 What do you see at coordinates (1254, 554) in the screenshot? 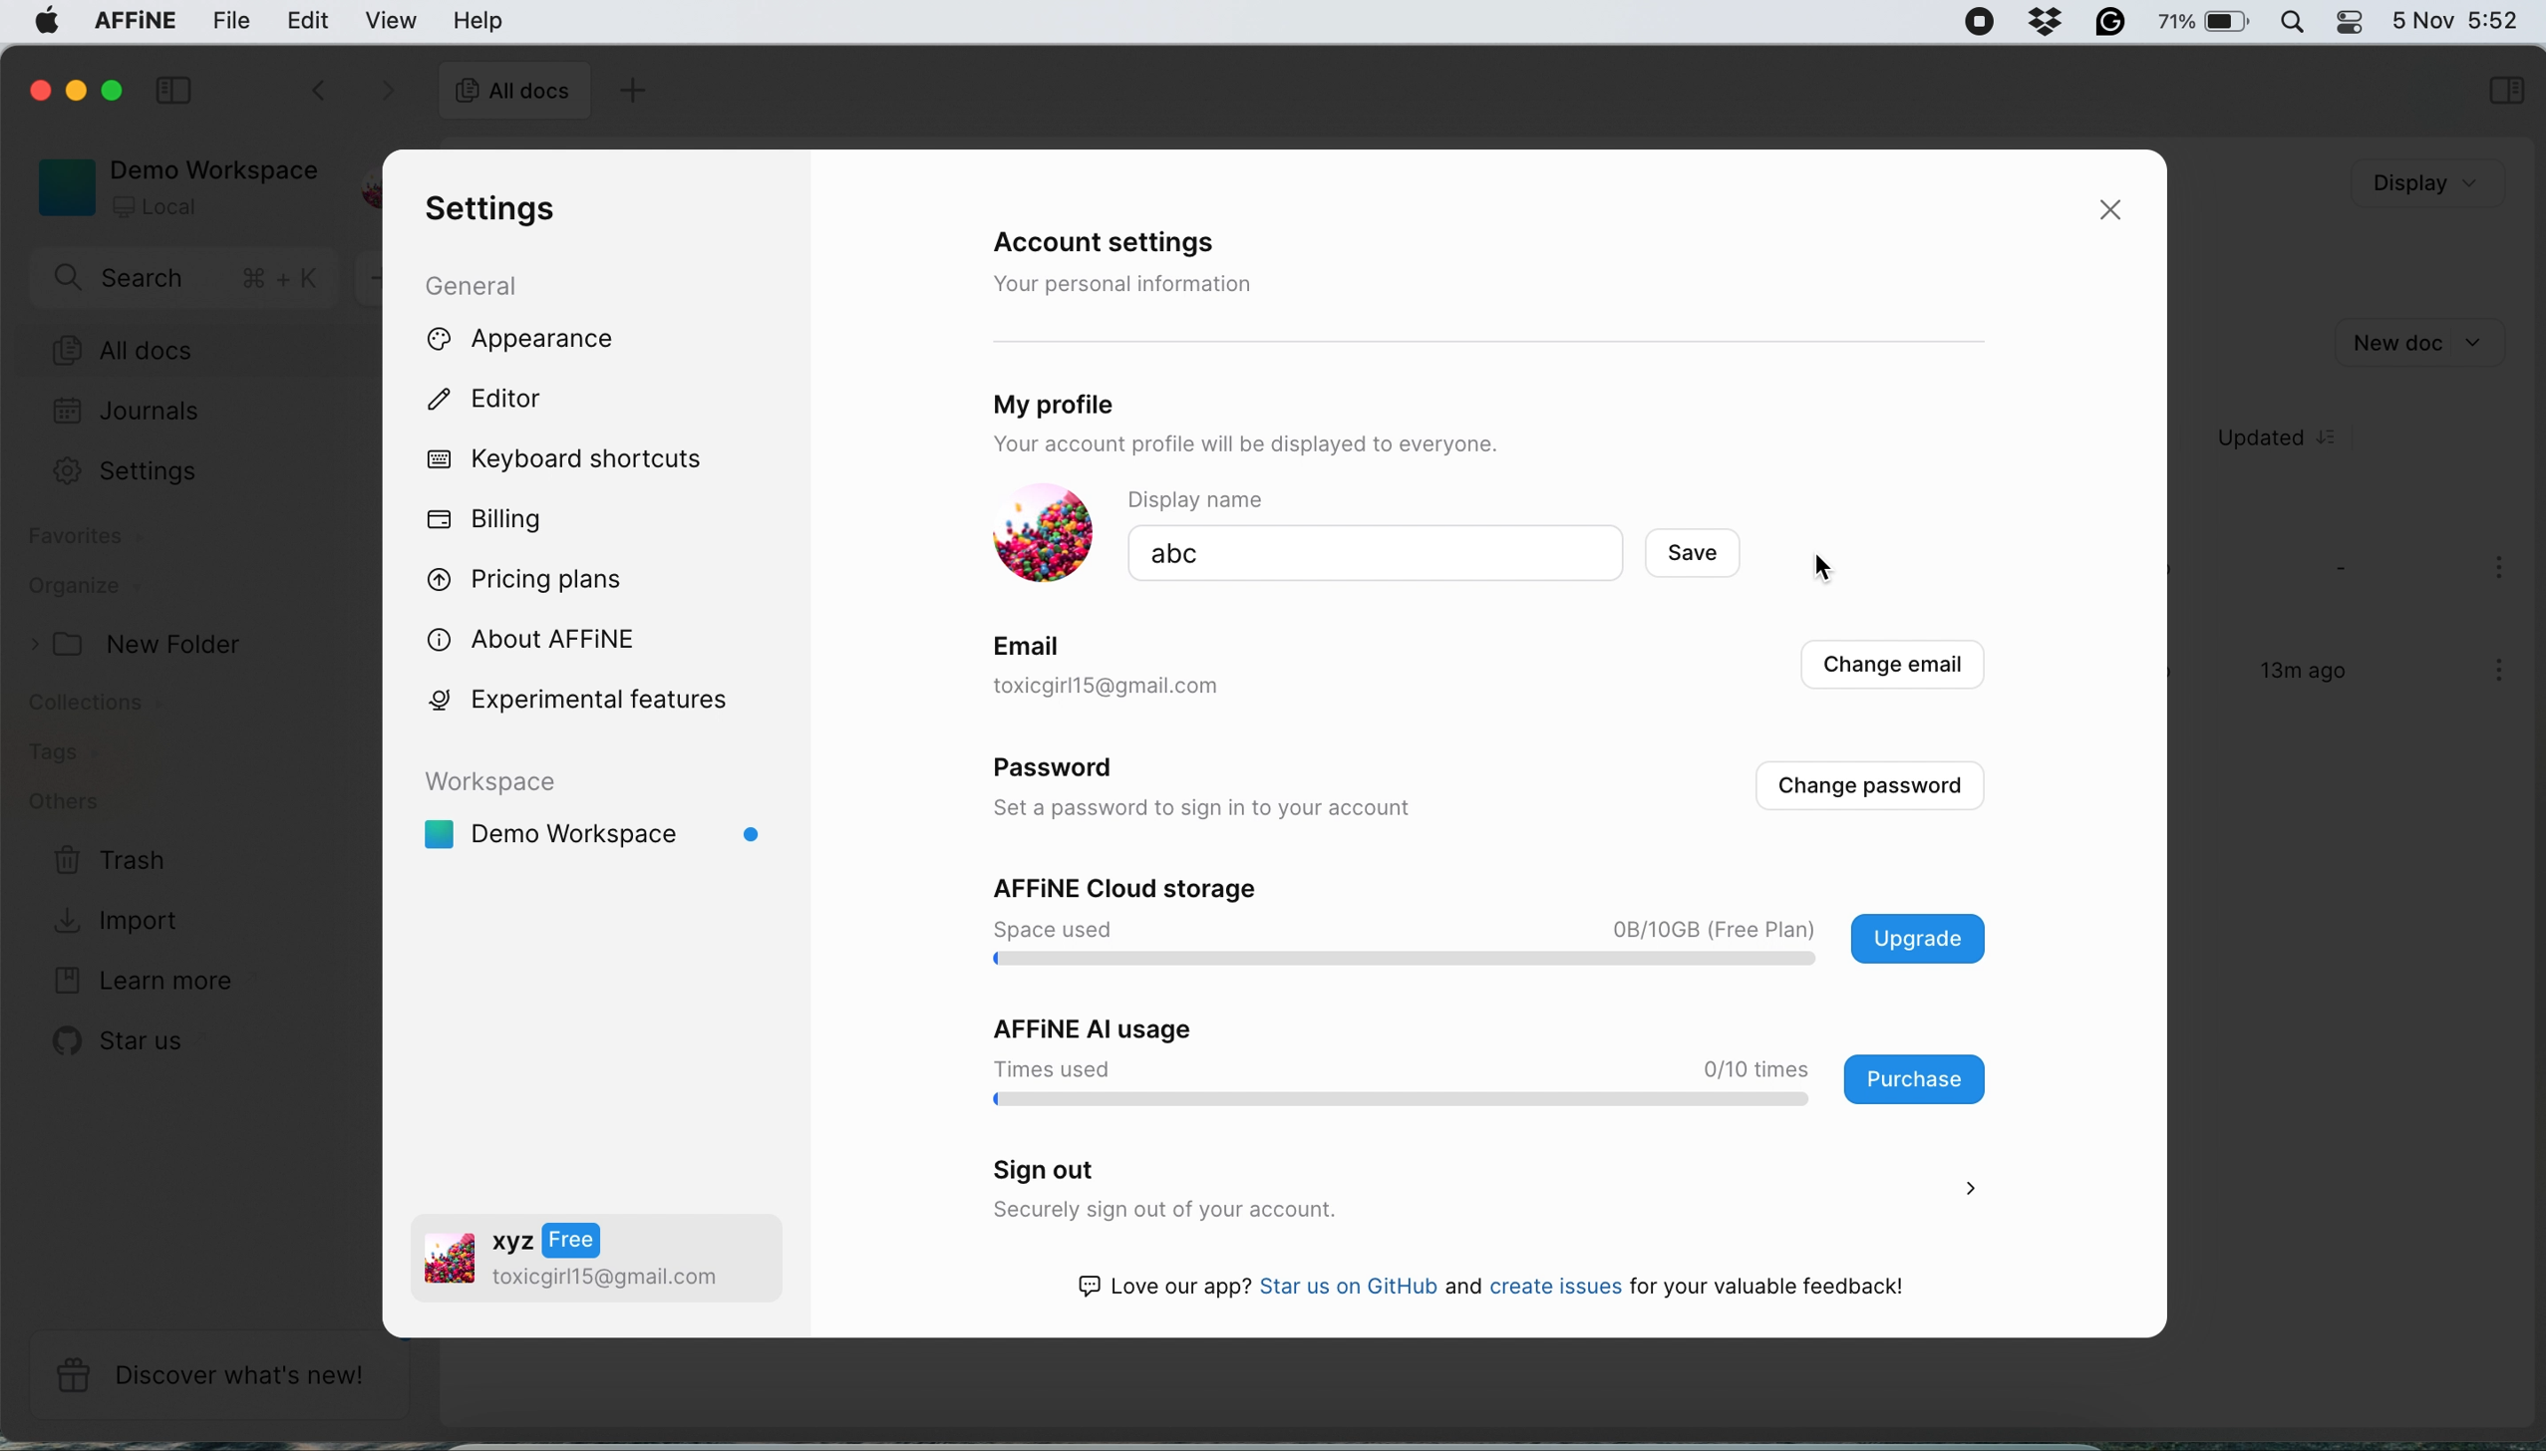
I see `abc` at bounding box center [1254, 554].